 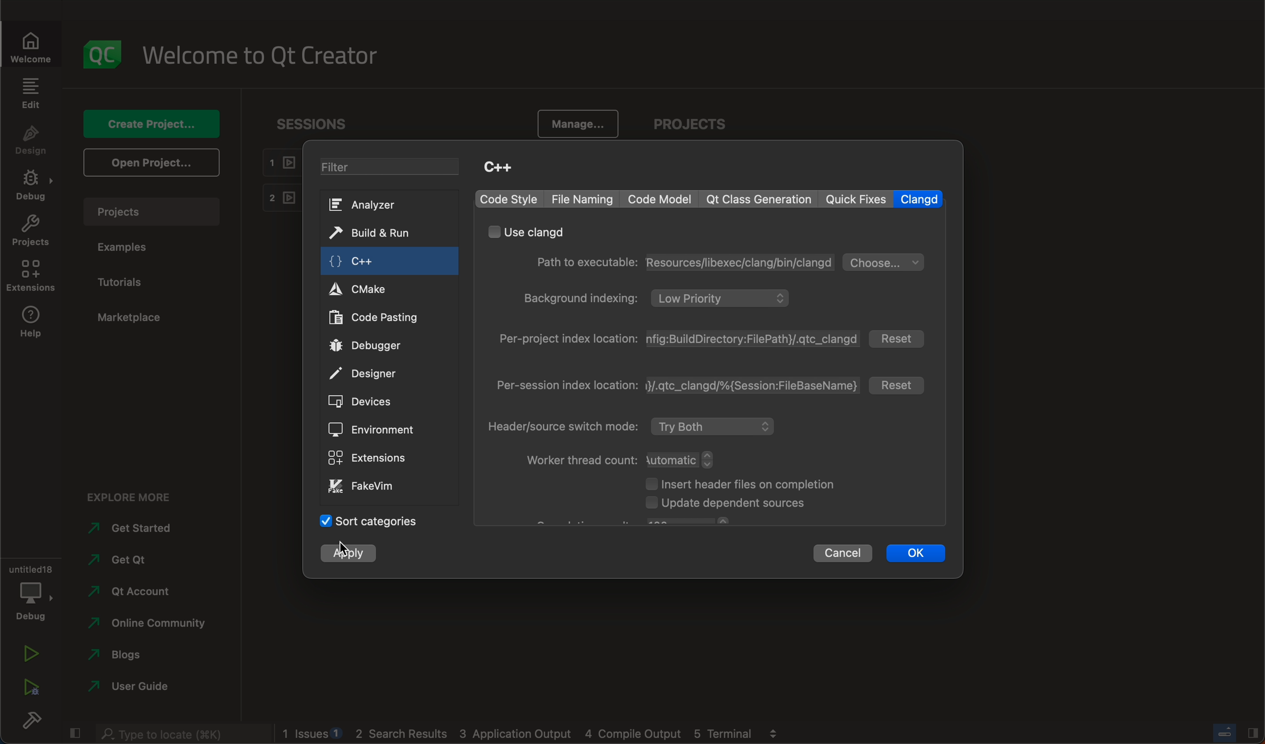 What do you see at coordinates (660, 298) in the screenshot?
I see `background indexing` at bounding box center [660, 298].